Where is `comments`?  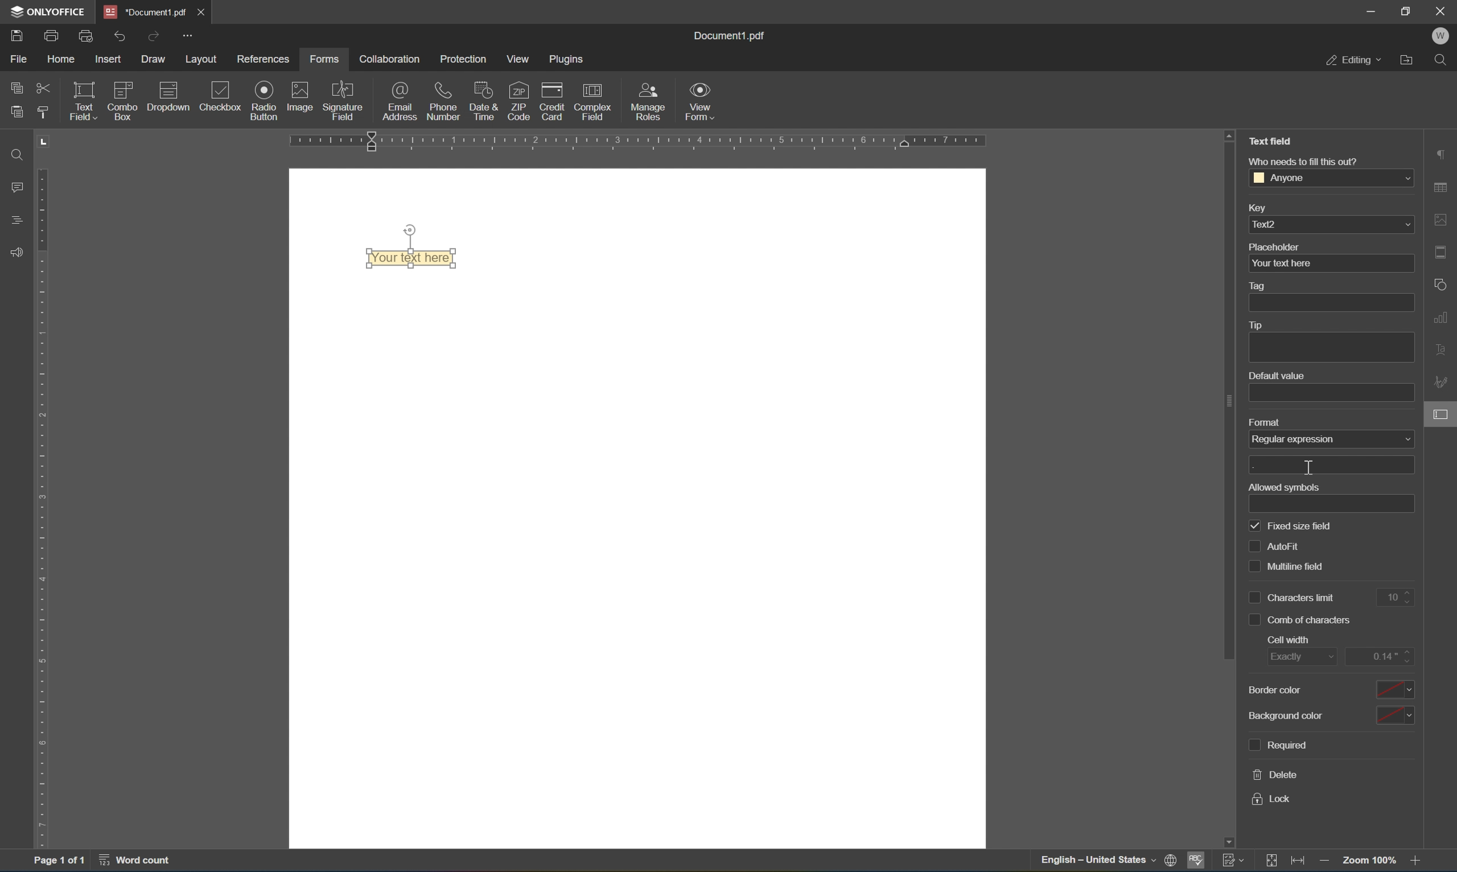 comments is located at coordinates (14, 189).